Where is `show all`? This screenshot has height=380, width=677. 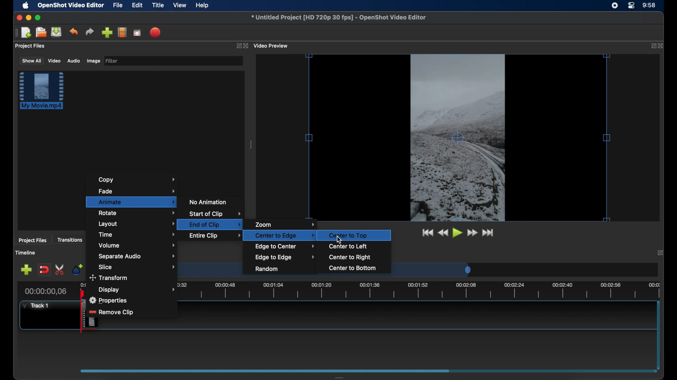 show all is located at coordinates (31, 60).